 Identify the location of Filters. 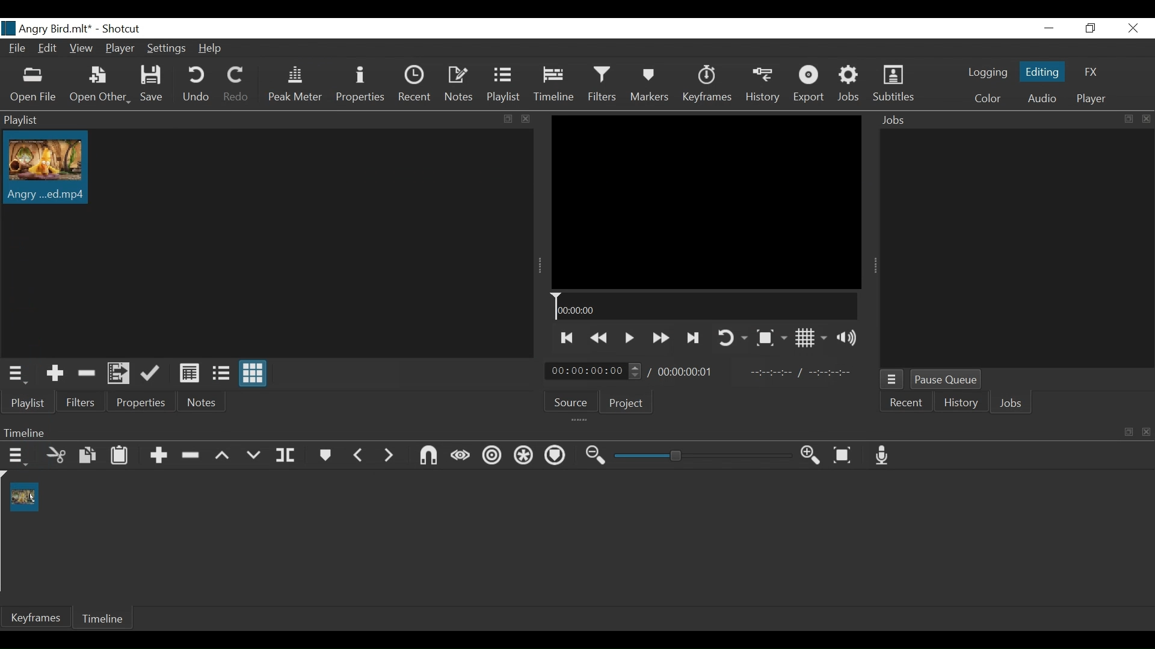
(602, 84).